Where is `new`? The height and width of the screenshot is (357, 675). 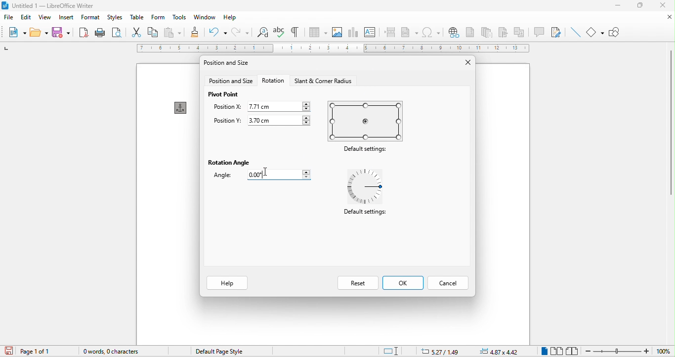
new is located at coordinates (17, 33).